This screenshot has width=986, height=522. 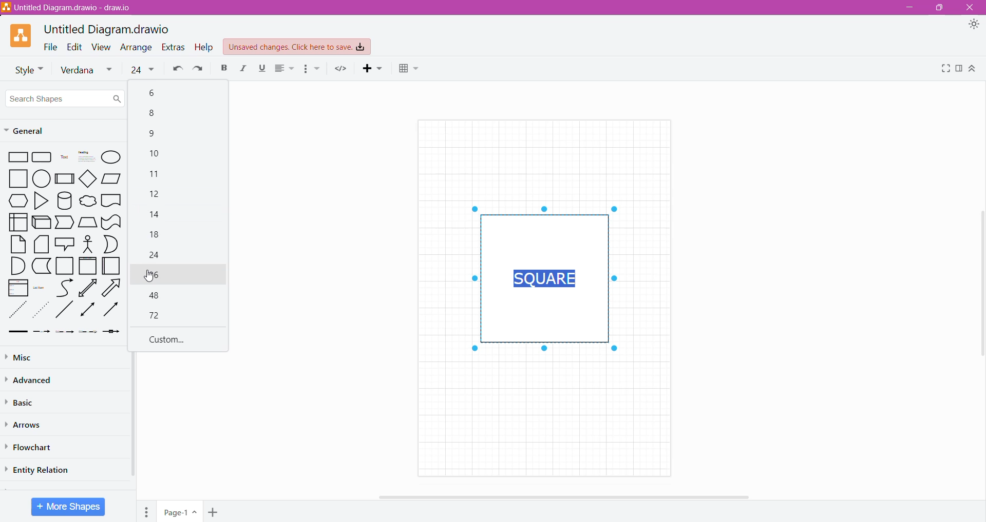 What do you see at coordinates (977, 71) in the screenshot?
I see `Expand/Collapse` at bounding box center [977, 71].